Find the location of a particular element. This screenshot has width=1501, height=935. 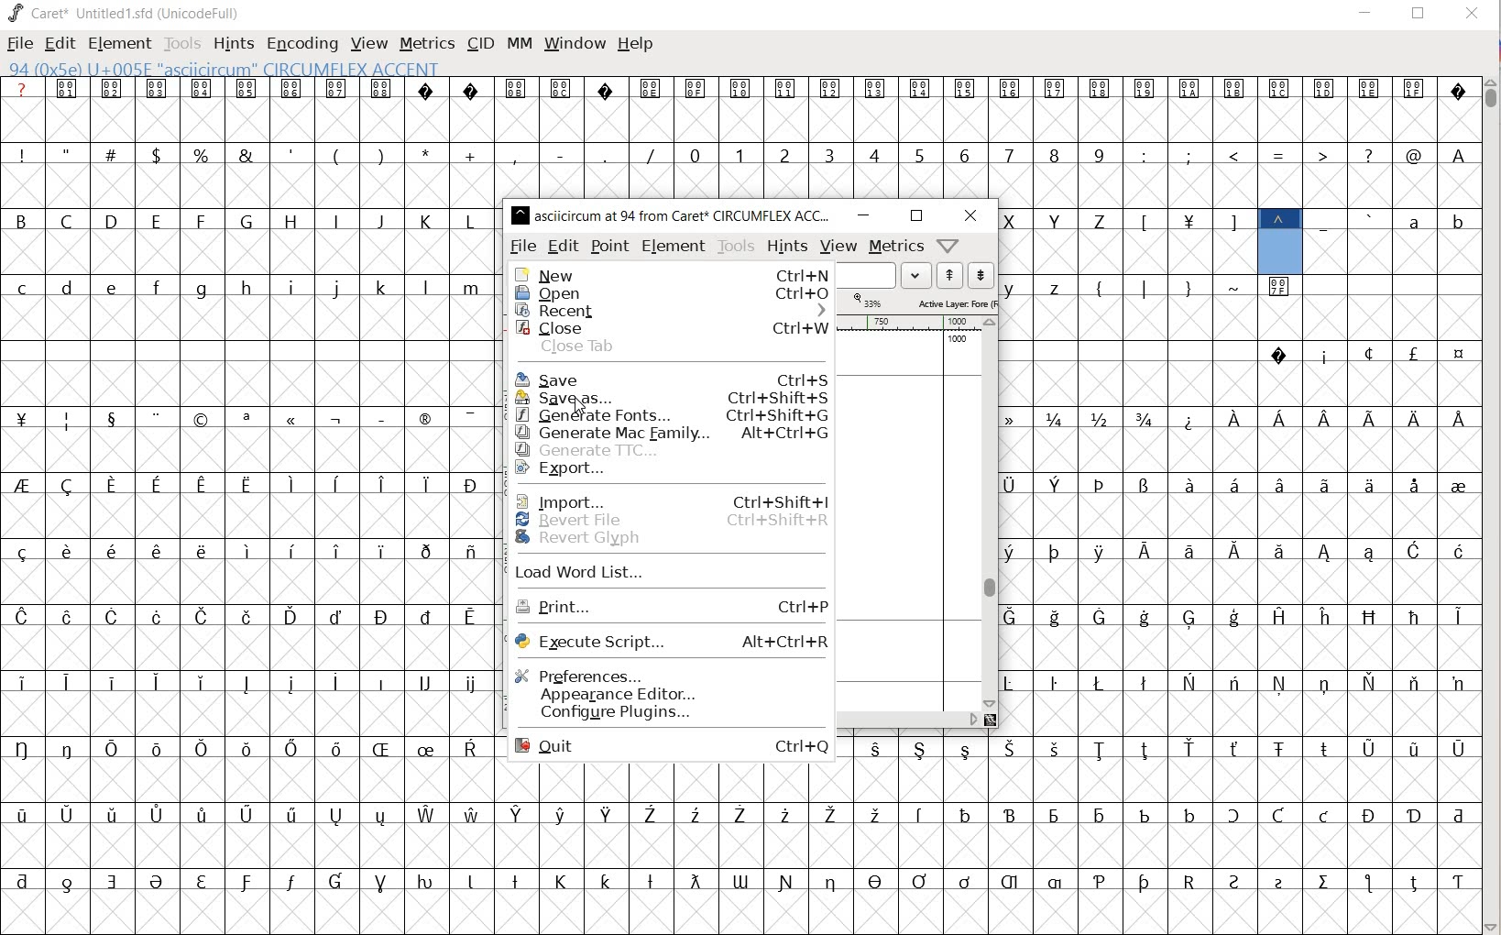

Active Layer is located at coordinates (922, 302).